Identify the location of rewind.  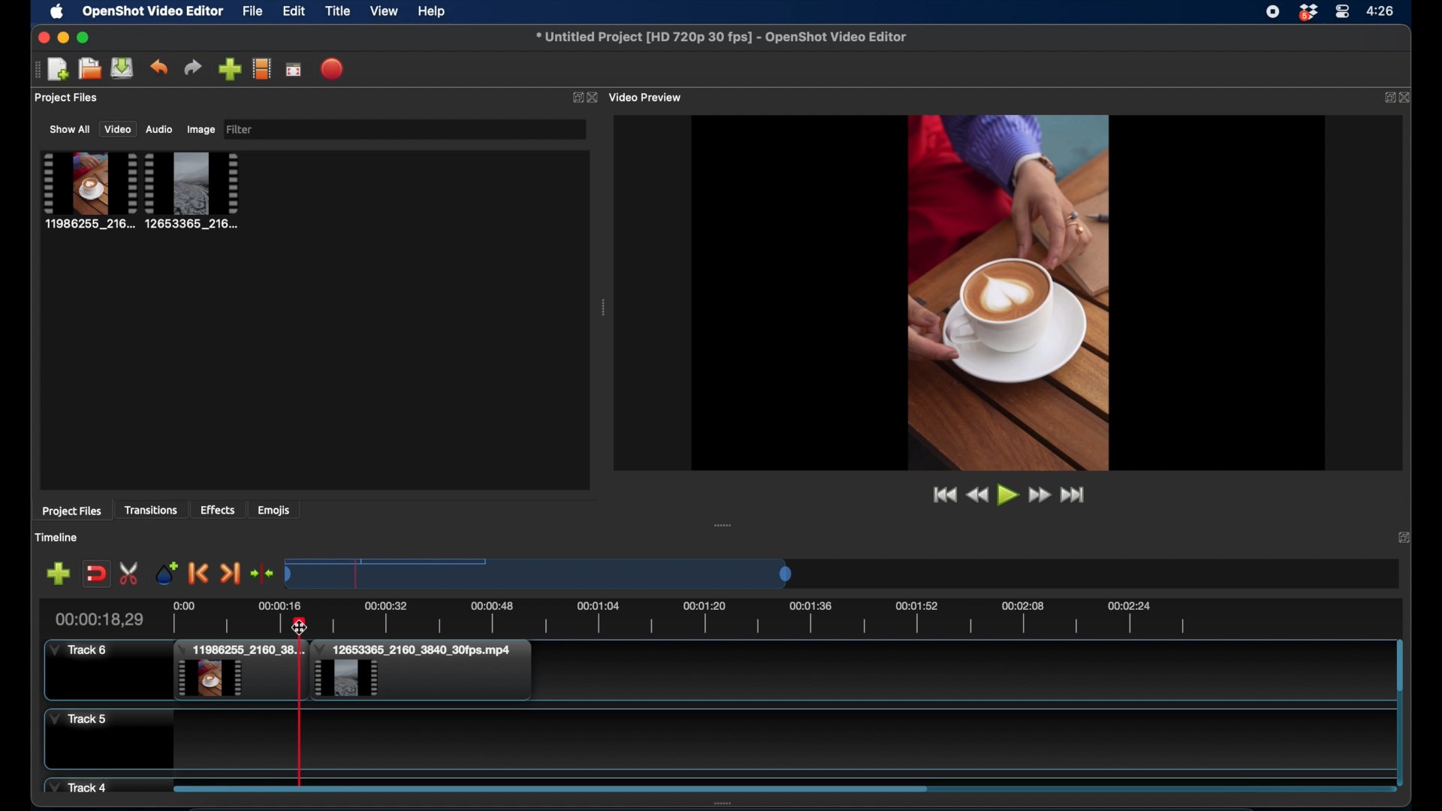
(976, 495).